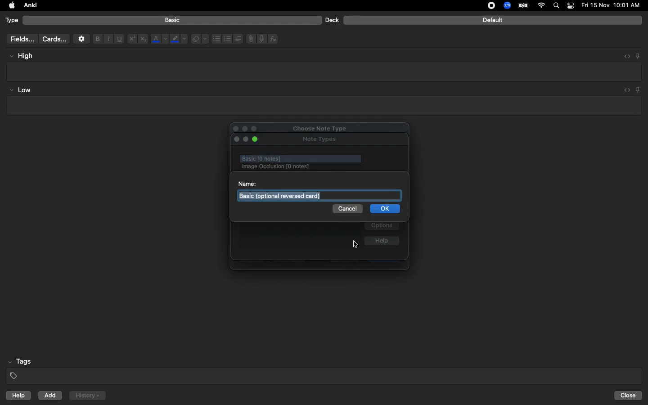  Describe the element at coordinates (30, 6) in the screenshot. I see `Anki` at that location.